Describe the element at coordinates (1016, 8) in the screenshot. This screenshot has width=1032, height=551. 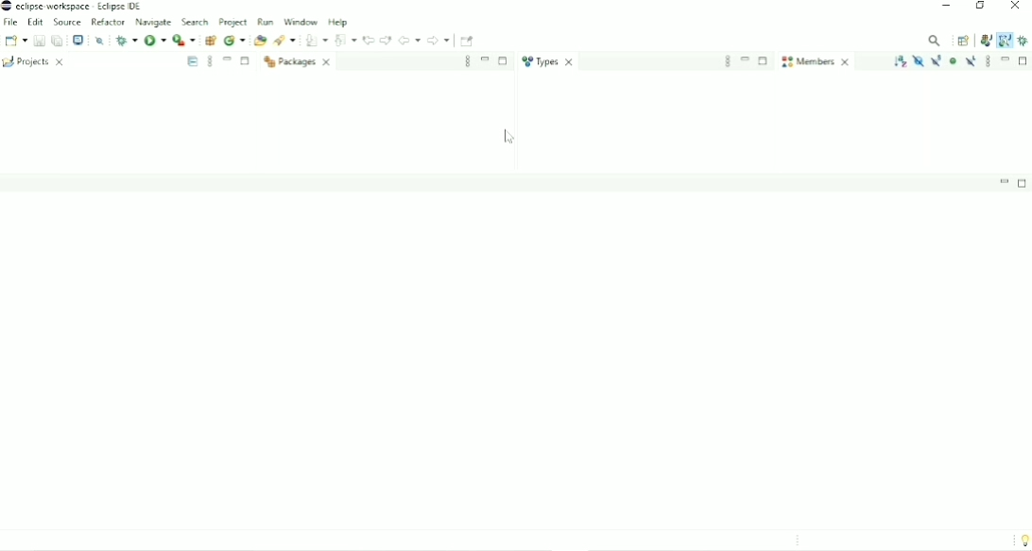
I see `Close` at that location.